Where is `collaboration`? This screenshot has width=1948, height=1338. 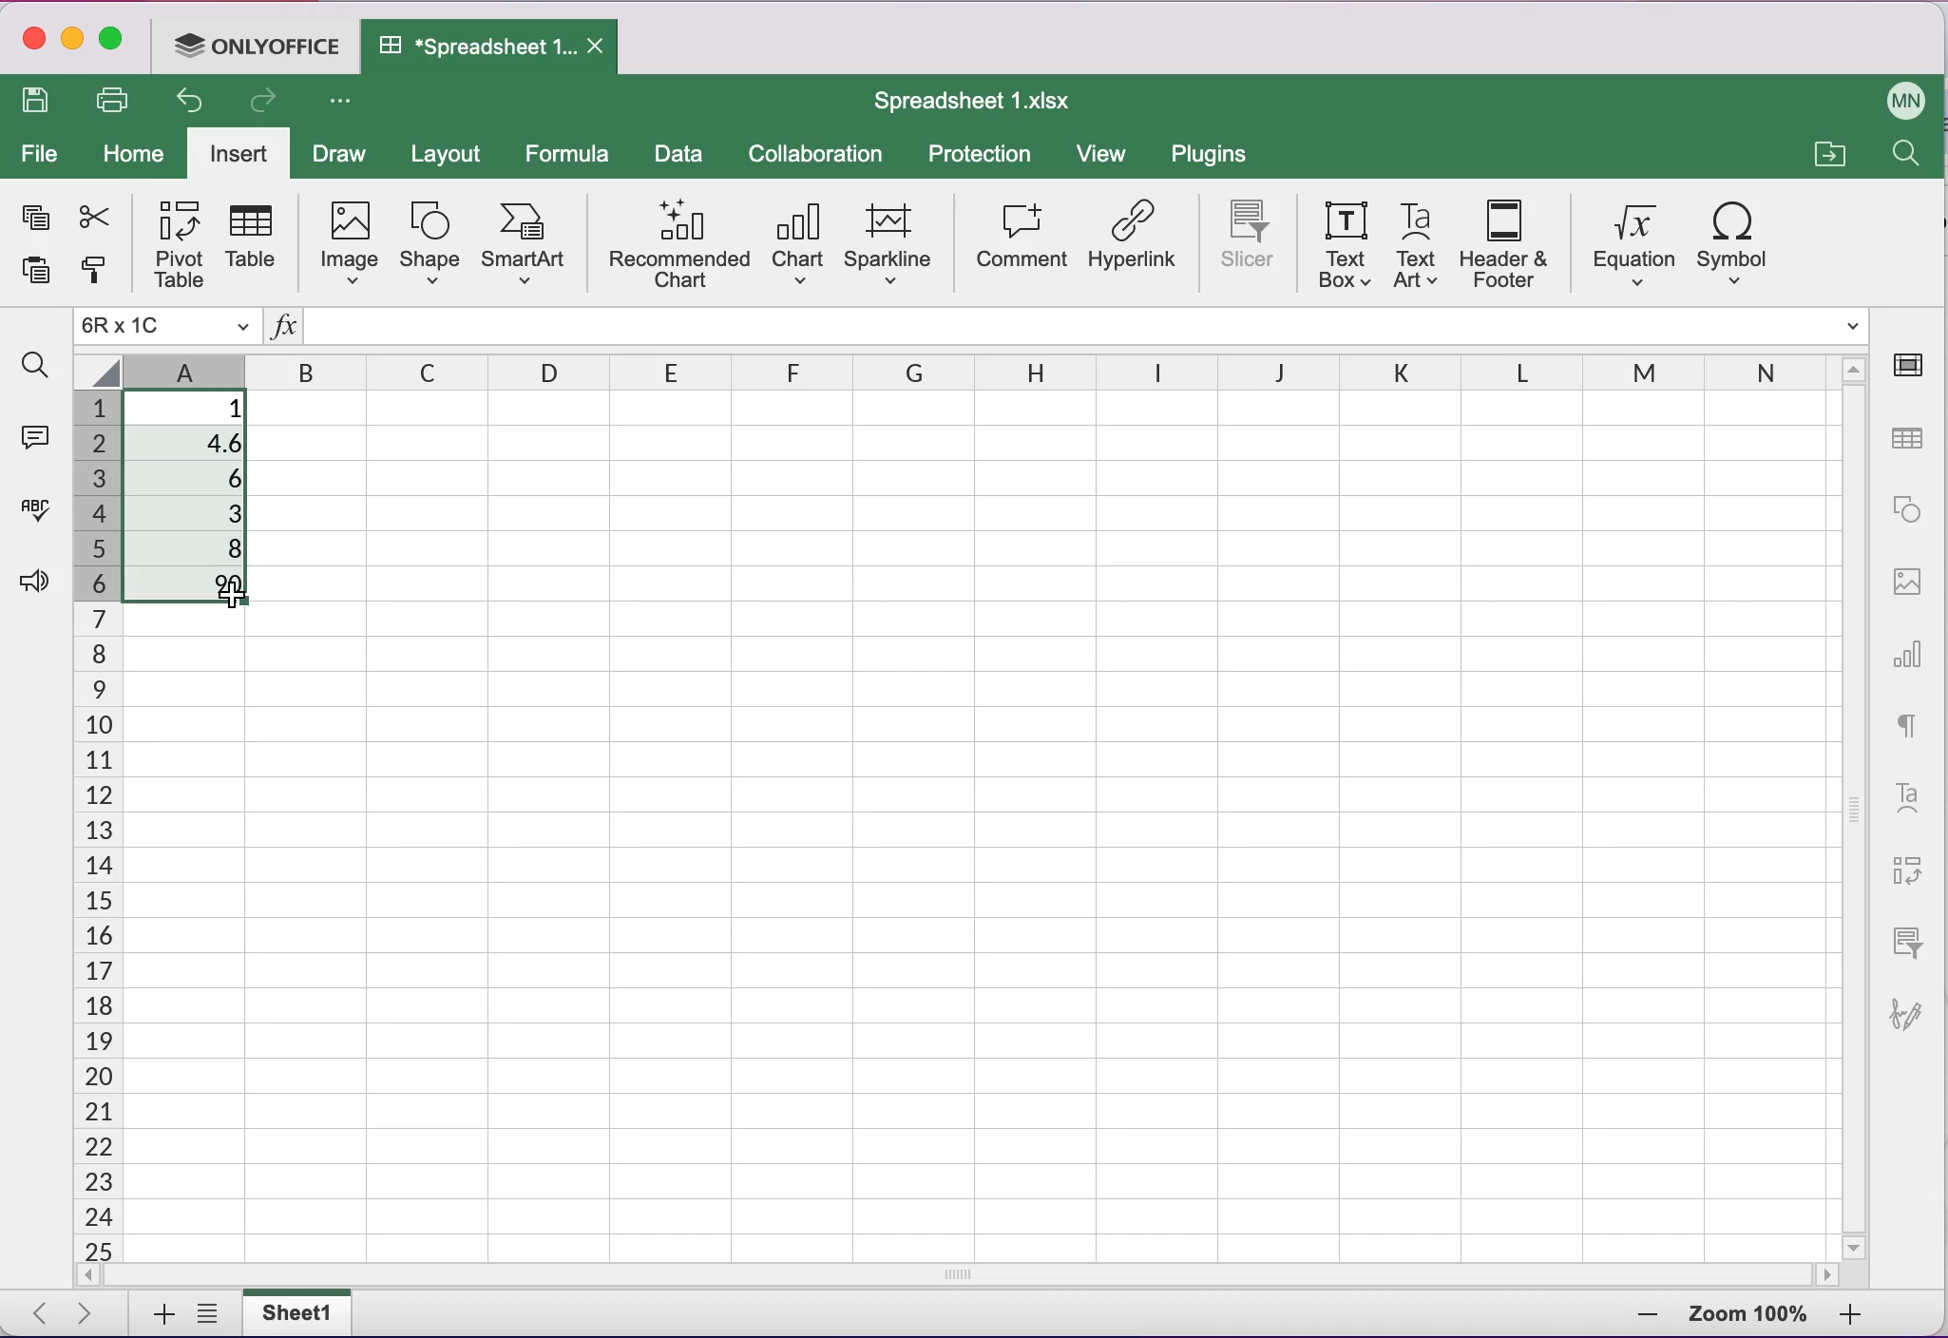
collaboration is located at coordinates (819, 153).